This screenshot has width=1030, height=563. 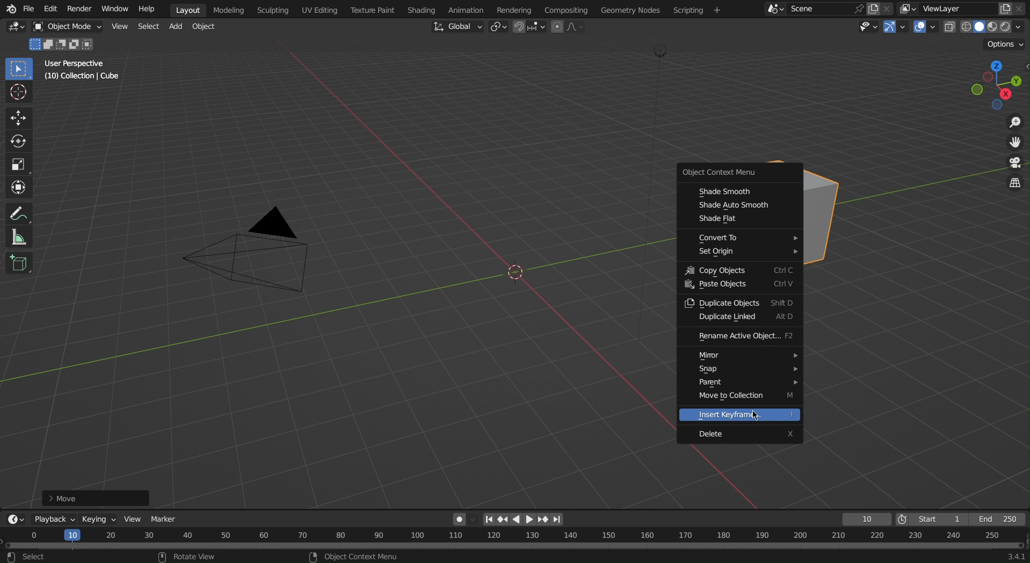 I want to click on Compositing, so click(x=571, y=9).